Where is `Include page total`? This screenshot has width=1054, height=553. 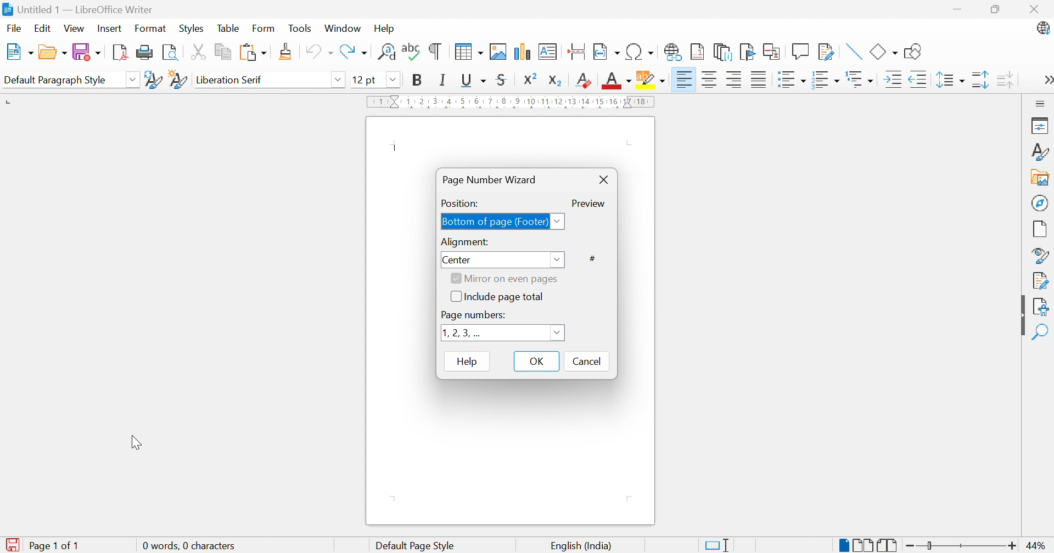
Include page total is located at coordinates (507, 297).